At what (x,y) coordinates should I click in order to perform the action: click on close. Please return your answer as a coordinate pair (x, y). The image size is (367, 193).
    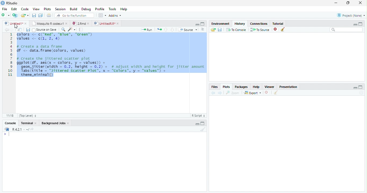
    Looking at the image, I should click on (88, 24).